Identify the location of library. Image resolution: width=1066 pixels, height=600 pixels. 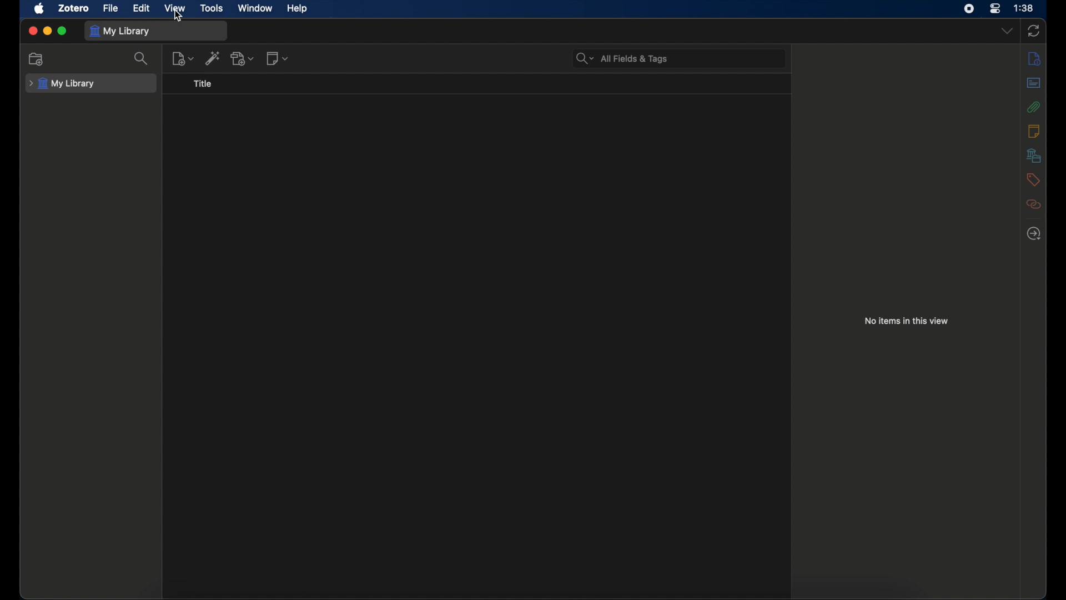
(1034, 155).